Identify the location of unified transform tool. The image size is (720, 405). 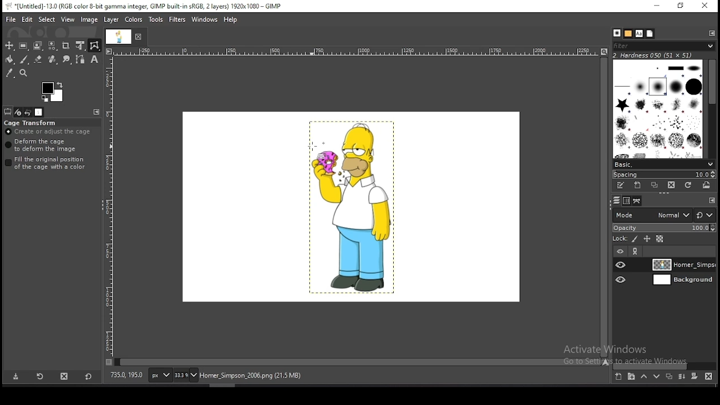
(80, 46).